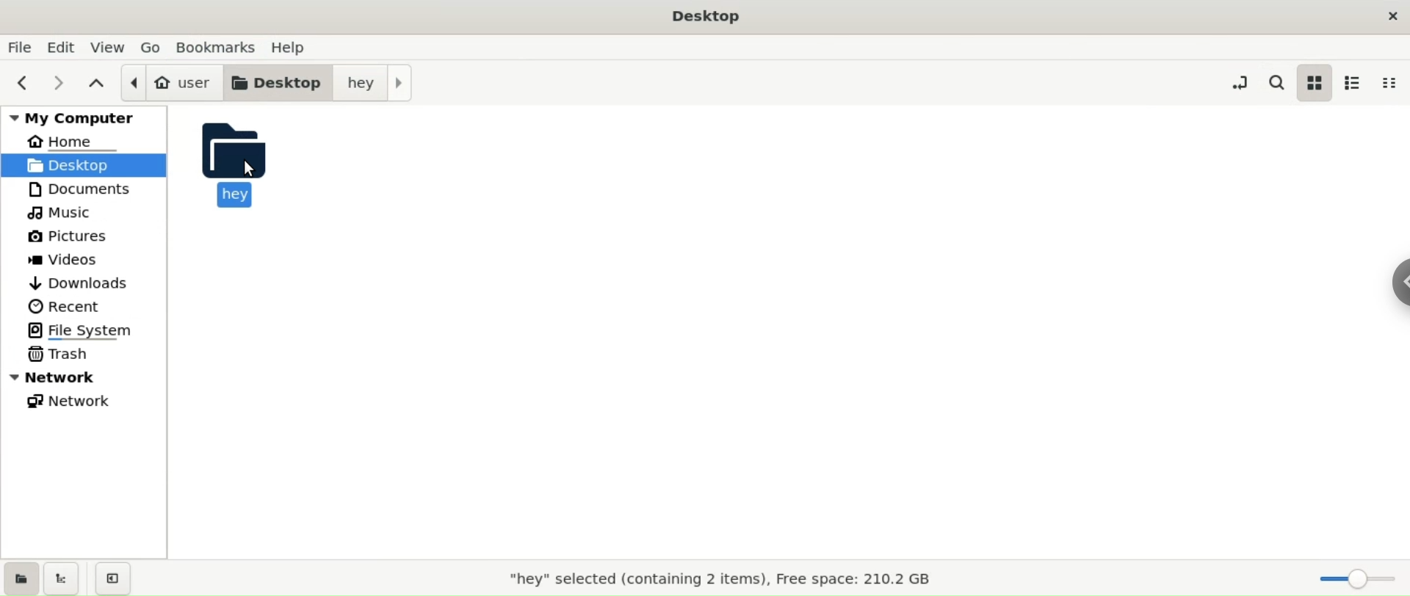 This screenshot has height=596, width=1410. What do you see at coordinates (245, 161) in the screenshot?
I see `hey` at bounding box center [245, 161].